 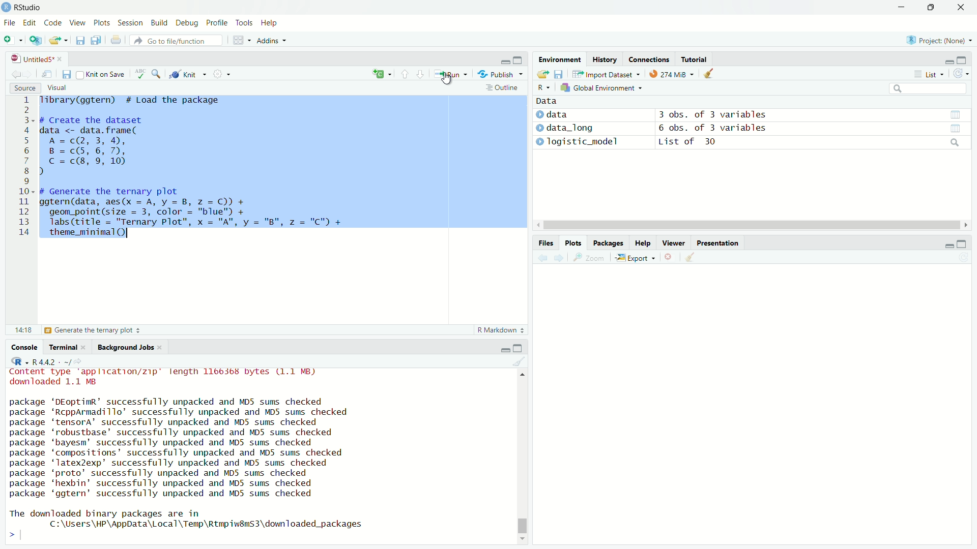 What do you see at coordinates (23, 88) in the screenshot?
I see `Source` at bounding box center [23, 88].